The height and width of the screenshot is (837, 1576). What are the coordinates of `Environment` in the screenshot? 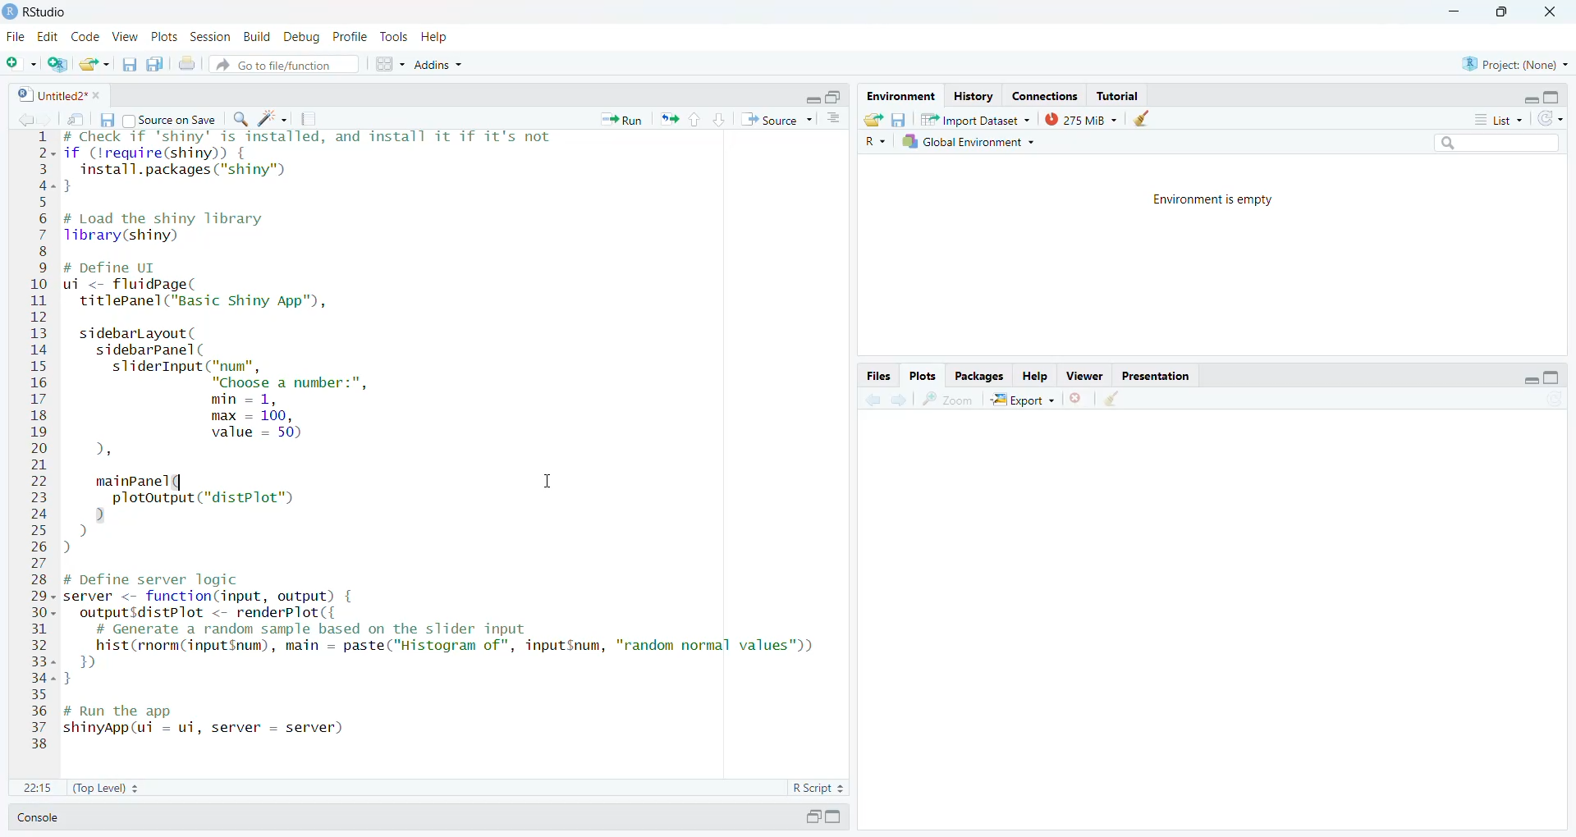 It's located at (901, 96).